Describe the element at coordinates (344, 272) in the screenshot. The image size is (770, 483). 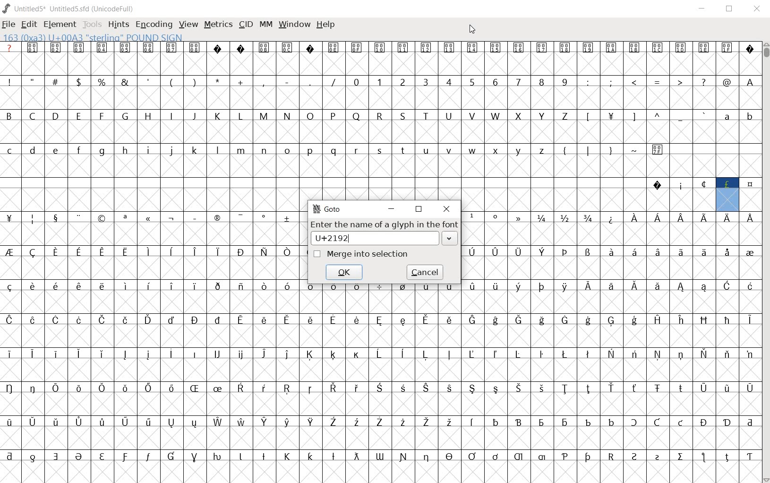
I see `ok` at that location.